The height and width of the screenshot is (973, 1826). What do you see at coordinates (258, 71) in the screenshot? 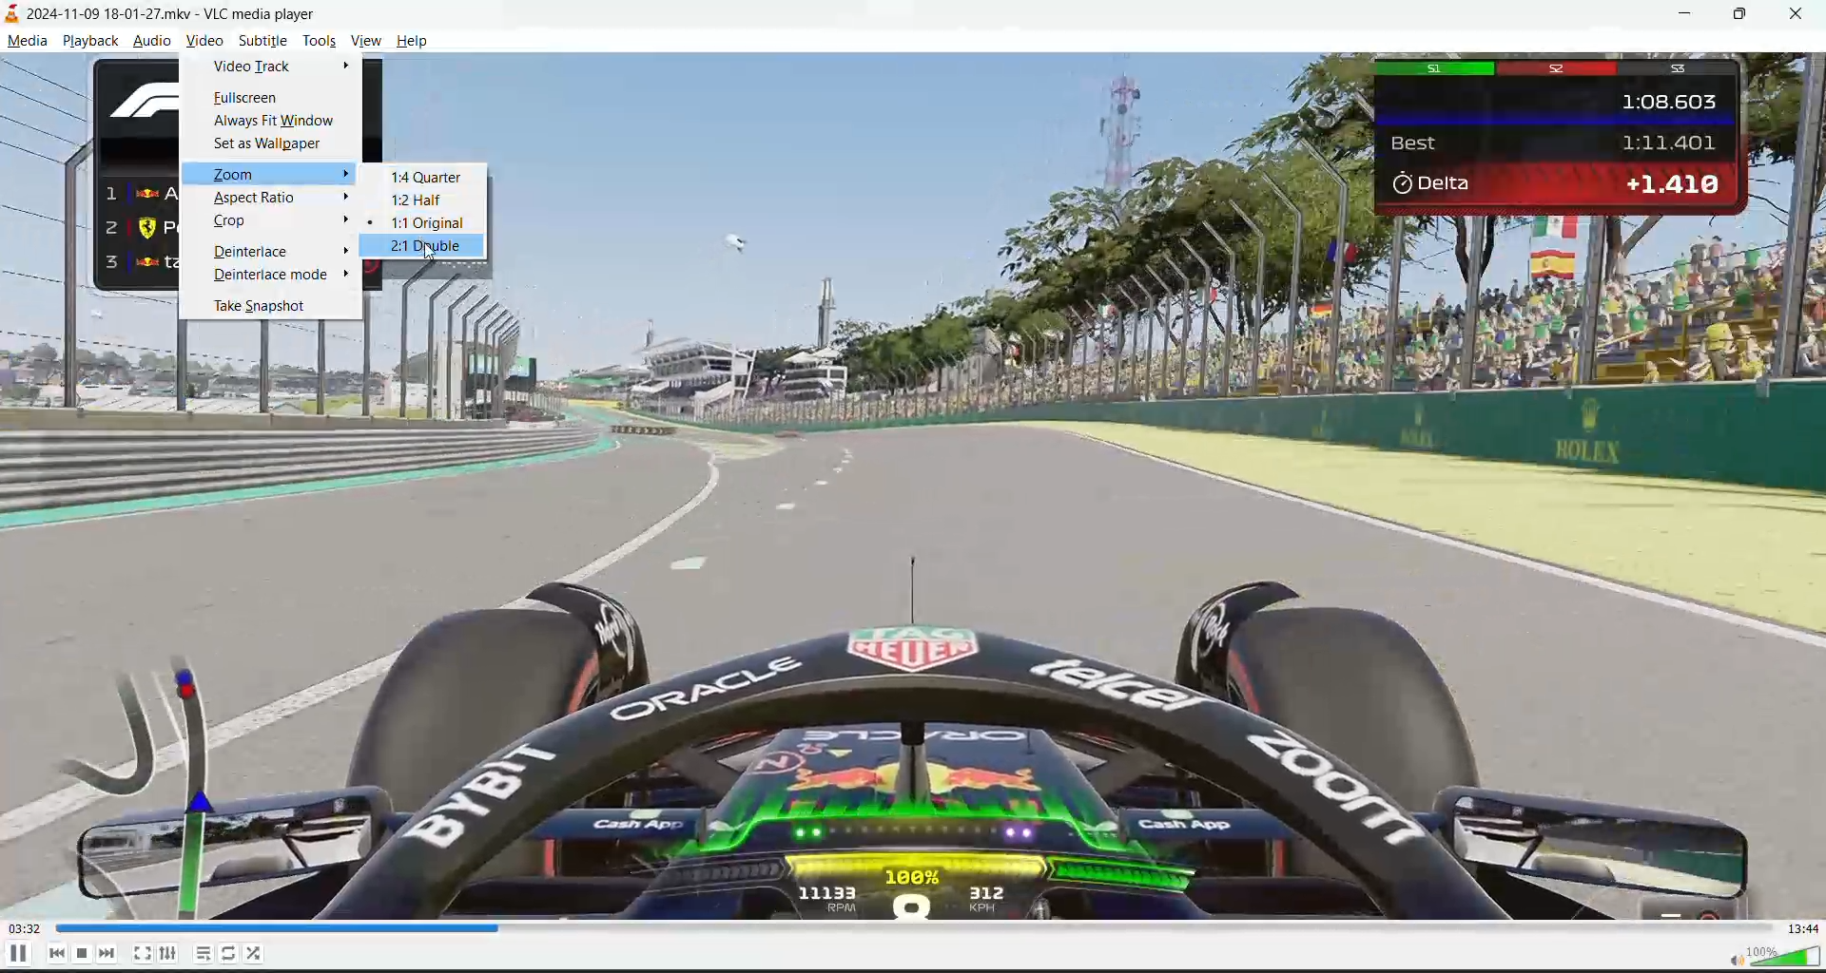
I see `video track` at bounding box center [258, 71].